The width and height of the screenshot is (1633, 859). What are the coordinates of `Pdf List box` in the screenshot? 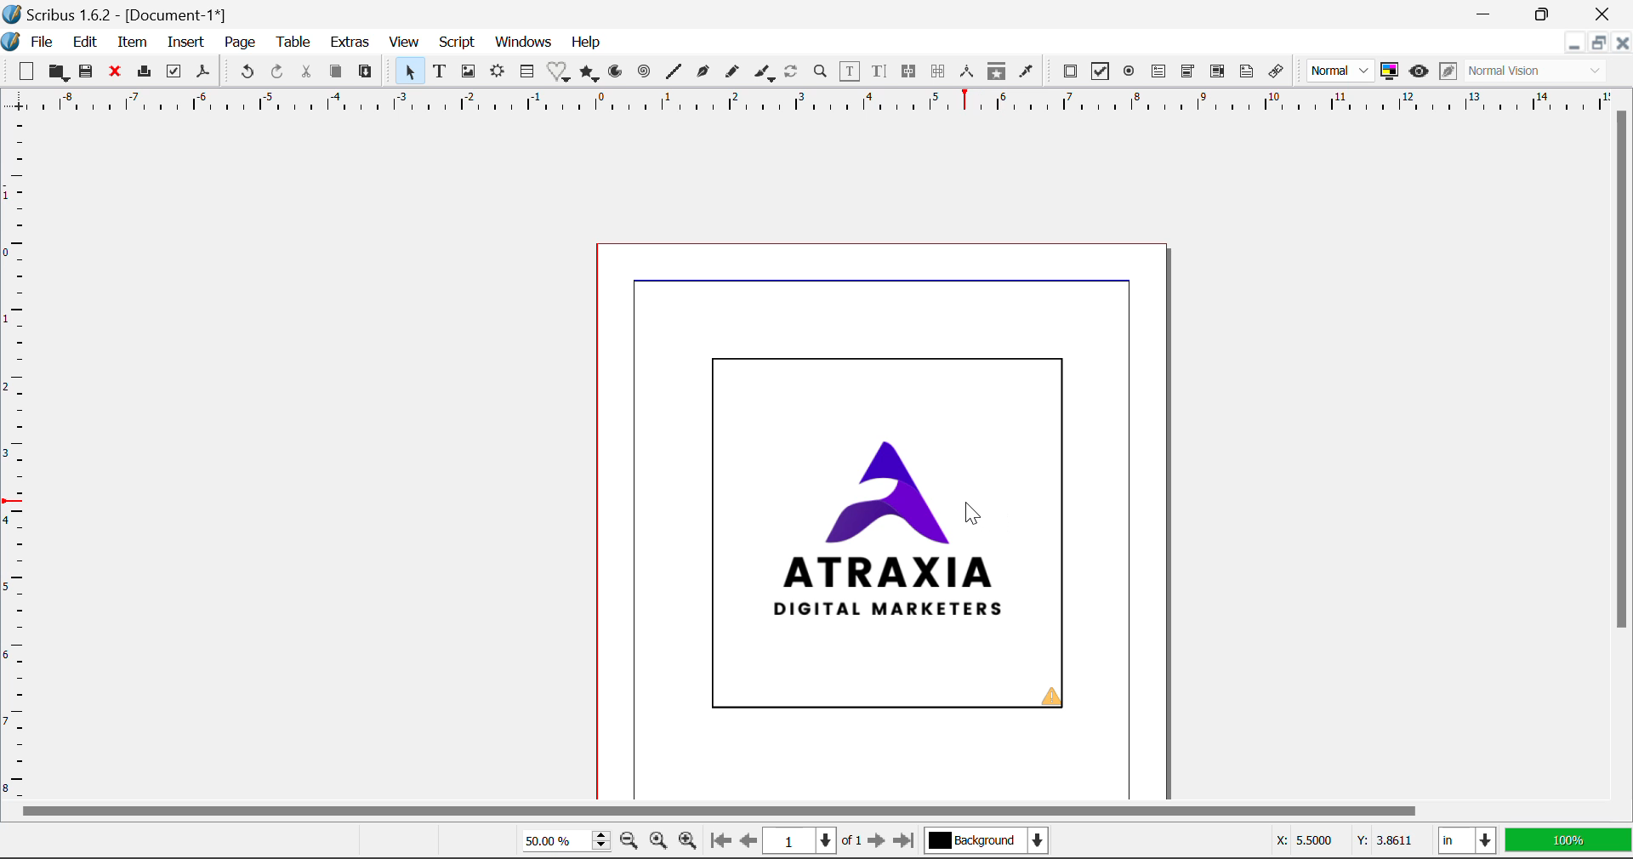 It's located at (1216, 74).